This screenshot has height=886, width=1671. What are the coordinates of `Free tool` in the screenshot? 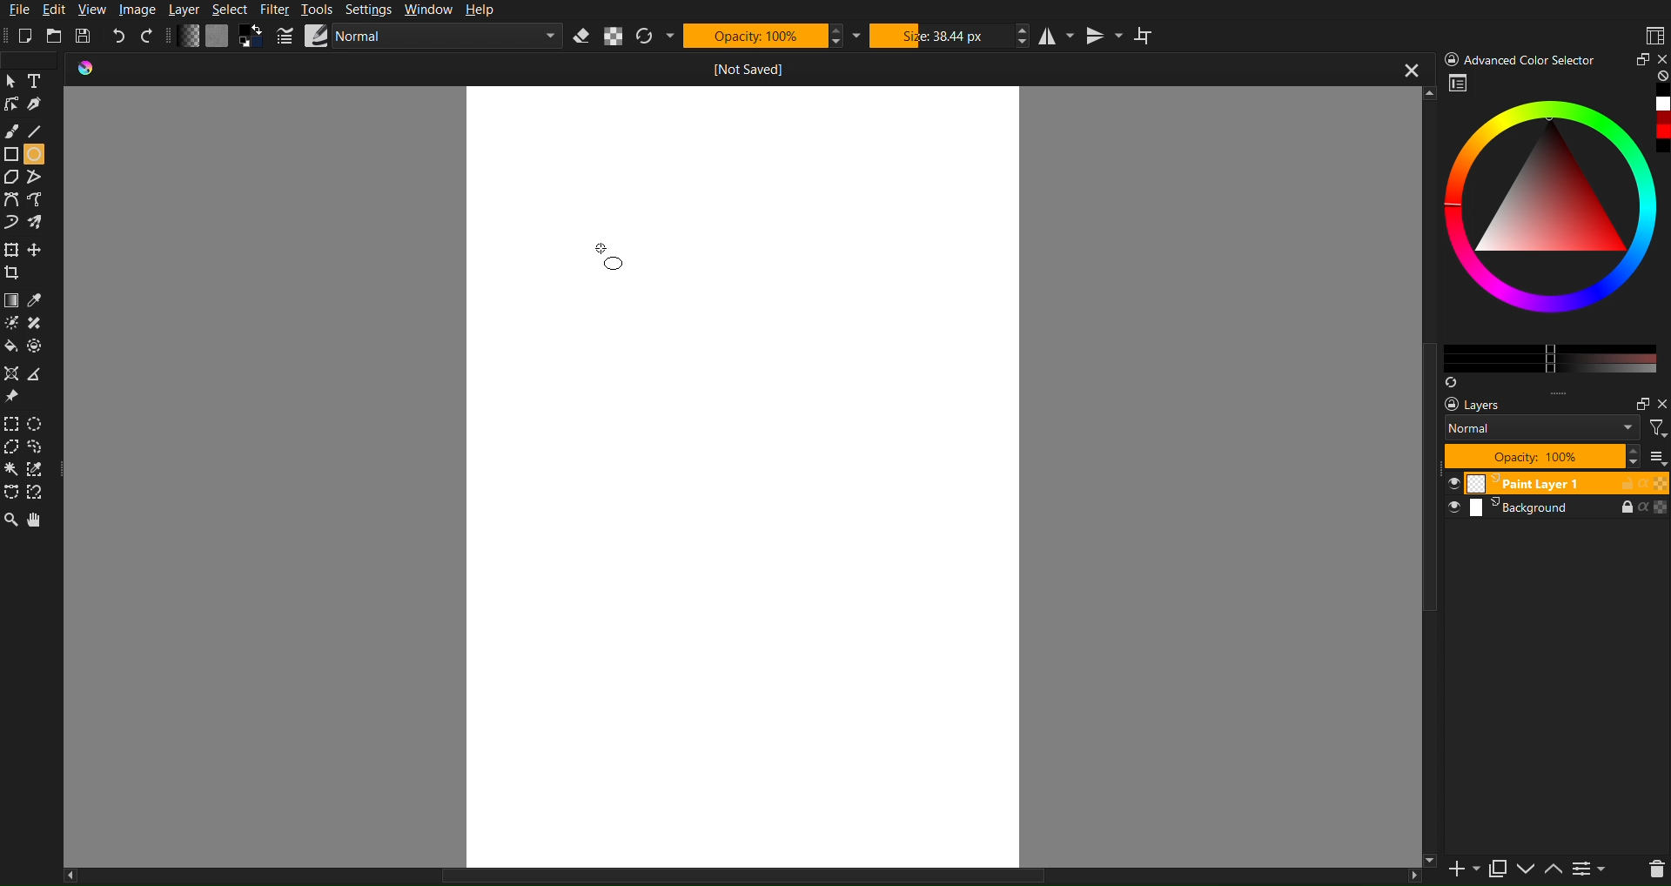 It's located at (38, 493).